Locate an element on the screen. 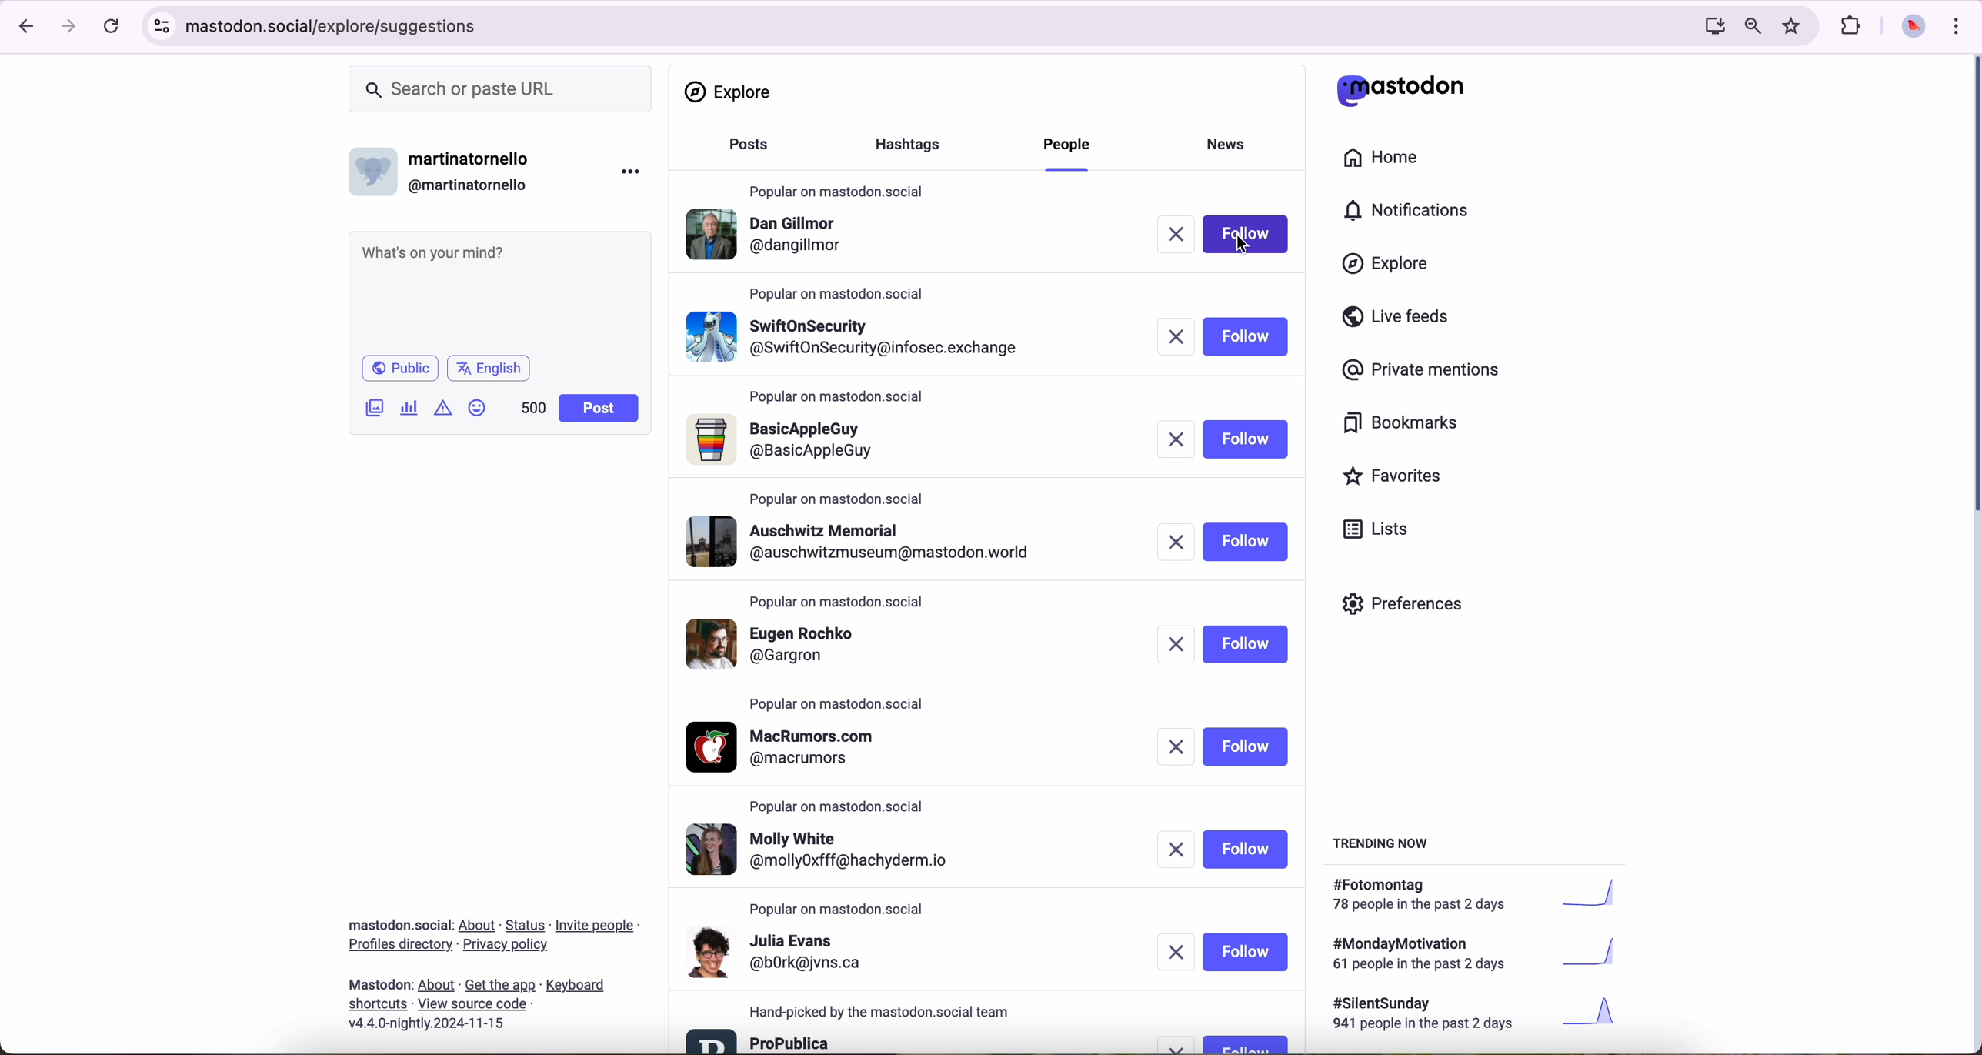  follow button is located at coordinates (1249, 643).